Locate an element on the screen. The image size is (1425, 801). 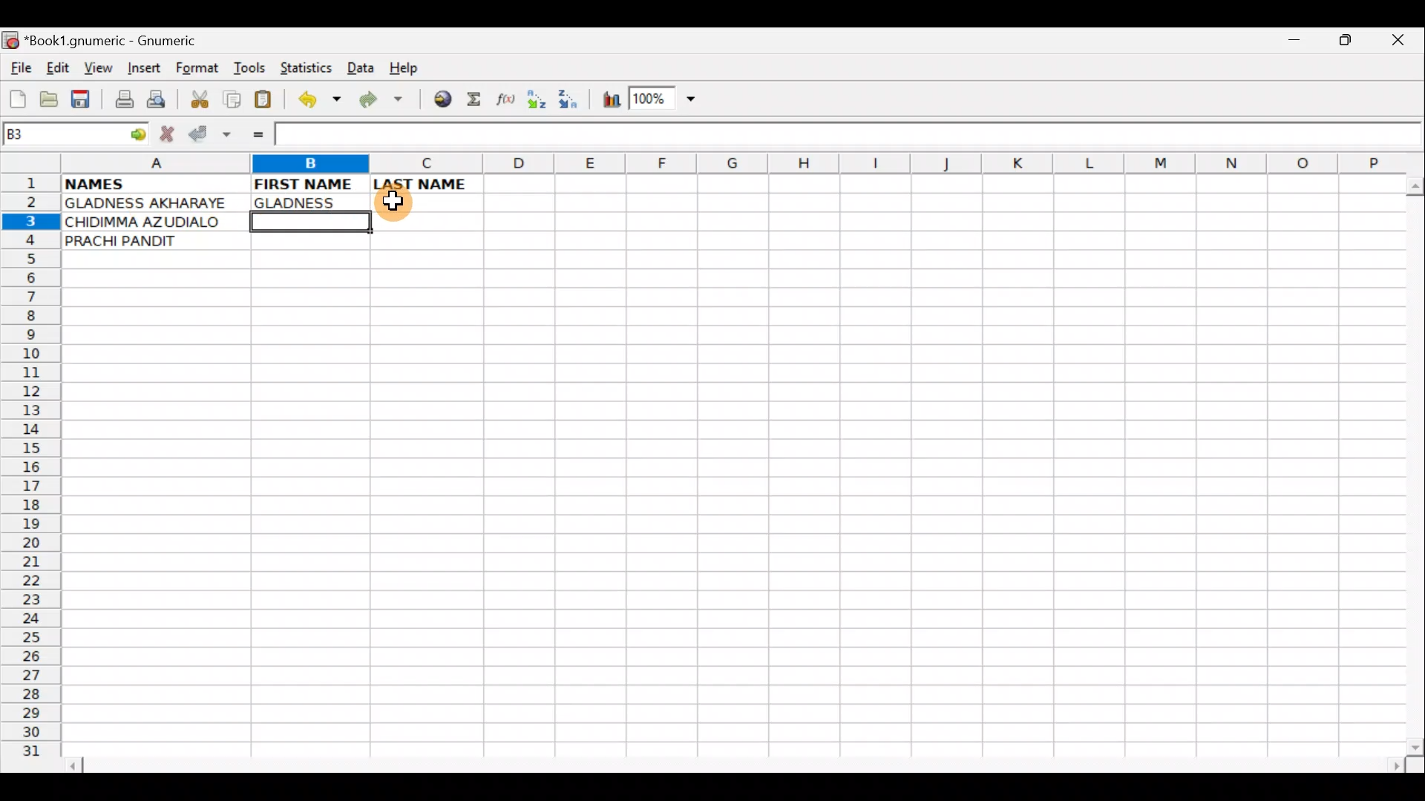
FIRST NAME is located at coordinates (304, 184).